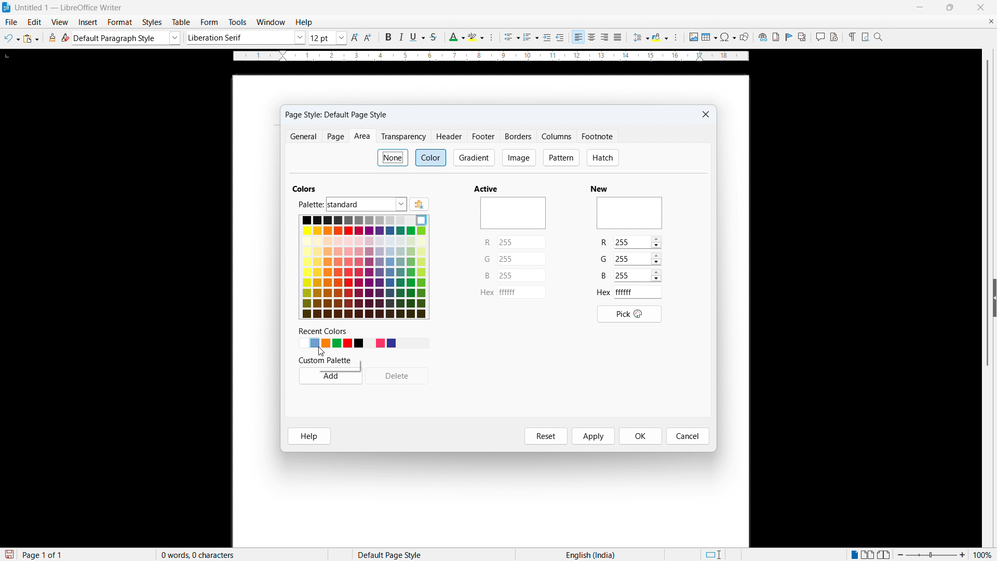 The width and height of the screenshot is (997, 561). Describe the element at coordinates (637, 242) in the screenshot. I see `set R` at that location.